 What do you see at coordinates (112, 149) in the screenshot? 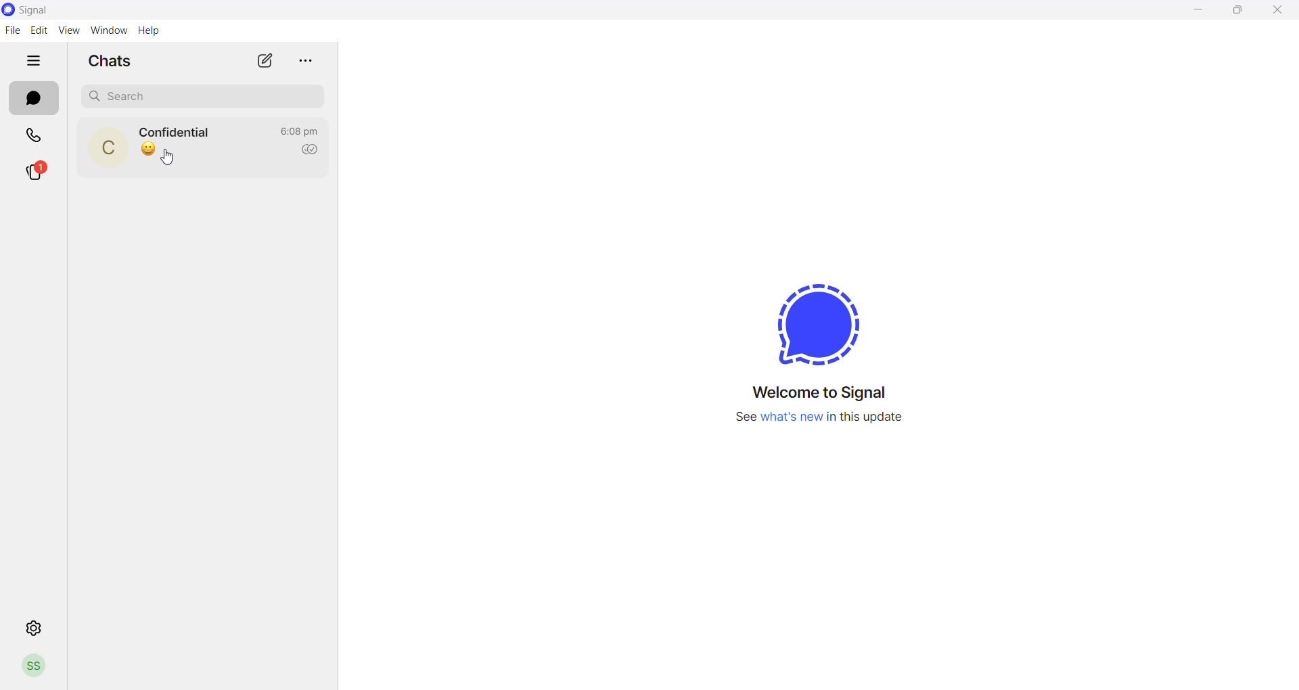
I see `contact profile picture` at bounding box center [112, 149].